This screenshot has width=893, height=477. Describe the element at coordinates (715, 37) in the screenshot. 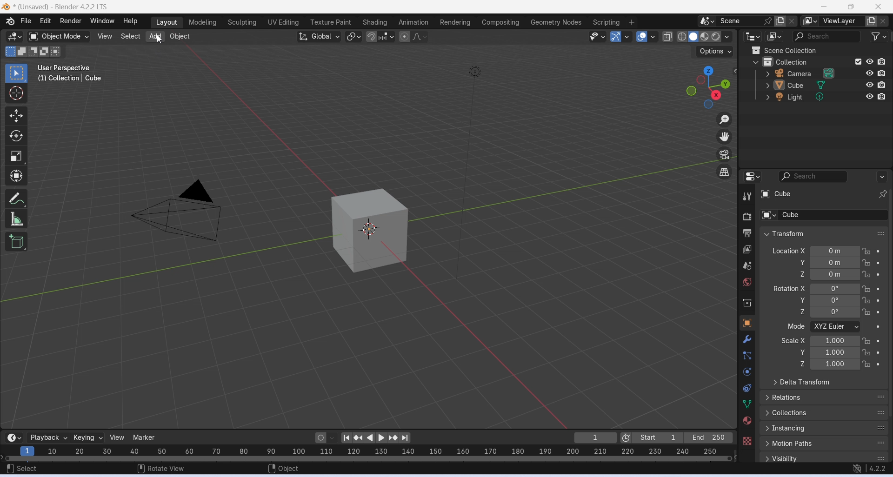

I see `rendered viewport shading` at that location.